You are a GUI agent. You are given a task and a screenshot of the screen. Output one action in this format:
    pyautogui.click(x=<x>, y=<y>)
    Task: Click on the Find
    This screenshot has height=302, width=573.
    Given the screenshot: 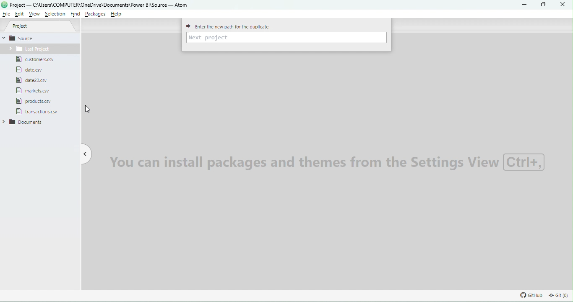 What is the action you would take?
    pyautogui.click(x=74, y=14)
    